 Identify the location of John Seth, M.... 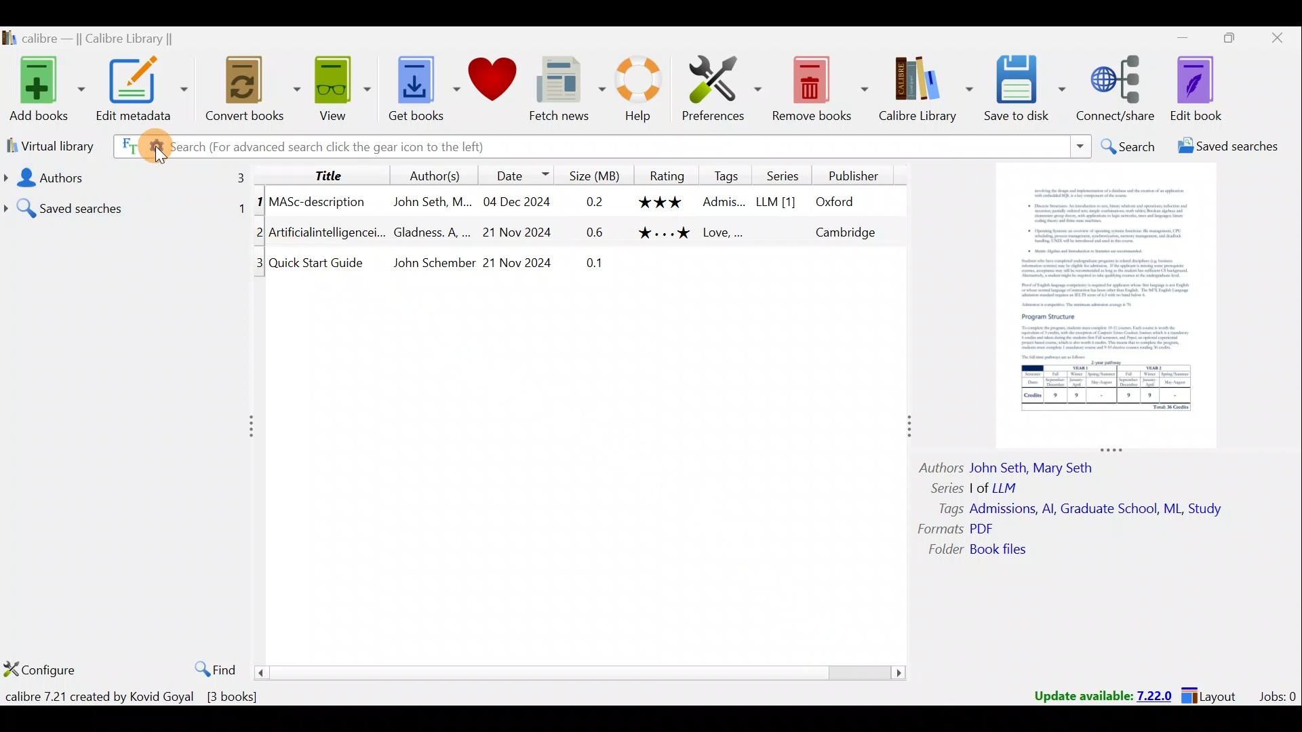
(432, 202).